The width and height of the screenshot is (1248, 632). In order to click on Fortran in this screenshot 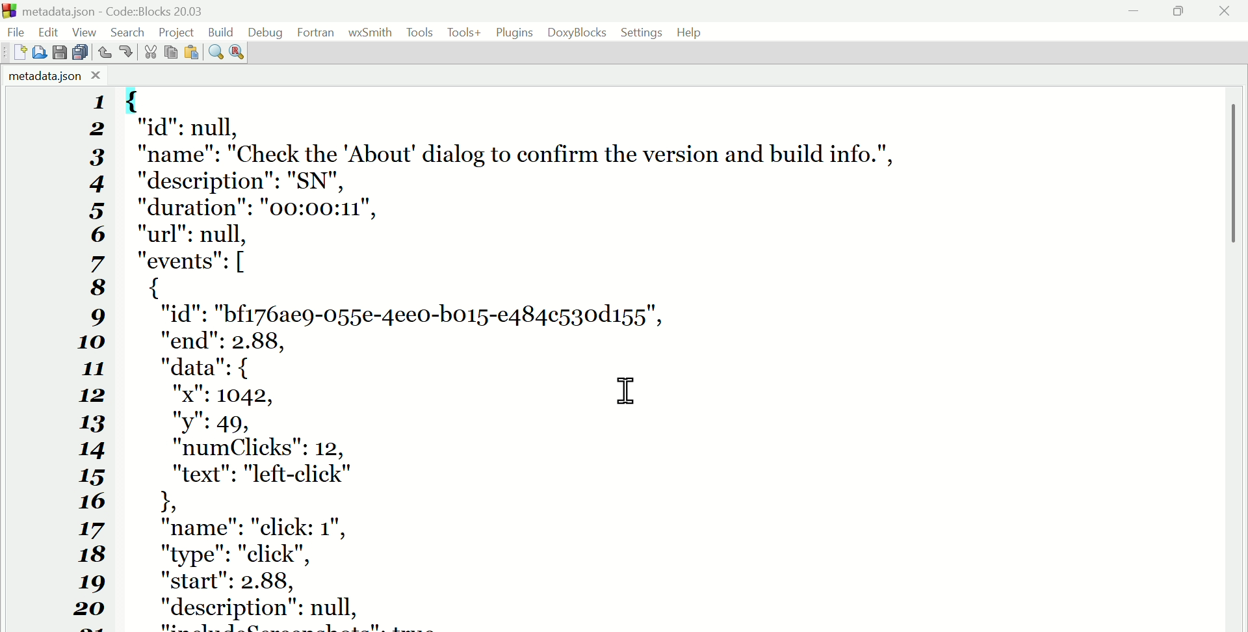, I will do `click(316, 33)`.